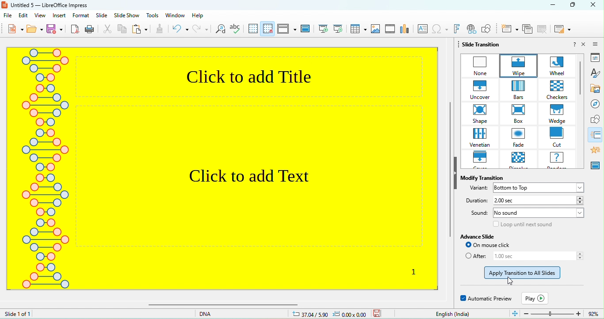 This screenshot has width=604, height=319. Describe the element at coordinates (123, 29) in the screenshot. I see `copy` at that location.